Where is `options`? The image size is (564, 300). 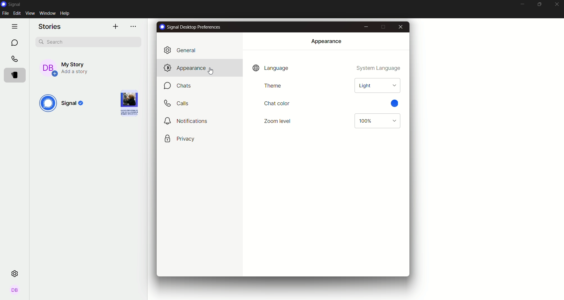 options is located at coordinates (134, 27).